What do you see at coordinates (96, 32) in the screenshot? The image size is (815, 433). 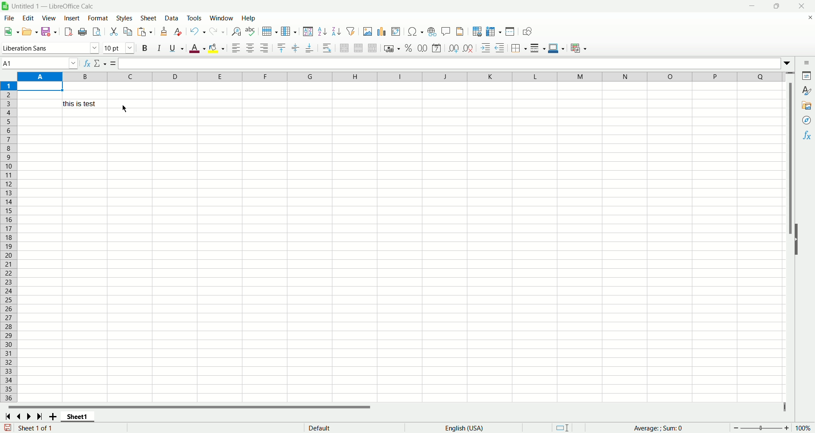 I see `print preview` at bounding box center [96, 32].